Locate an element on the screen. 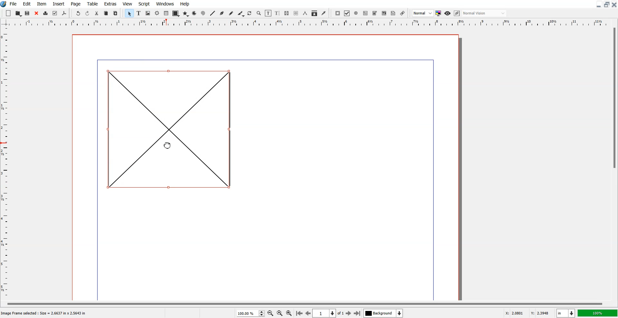 The width and height of the screenshot is (618, 318). Select the visual appearance is located at coordinates (485, 13).